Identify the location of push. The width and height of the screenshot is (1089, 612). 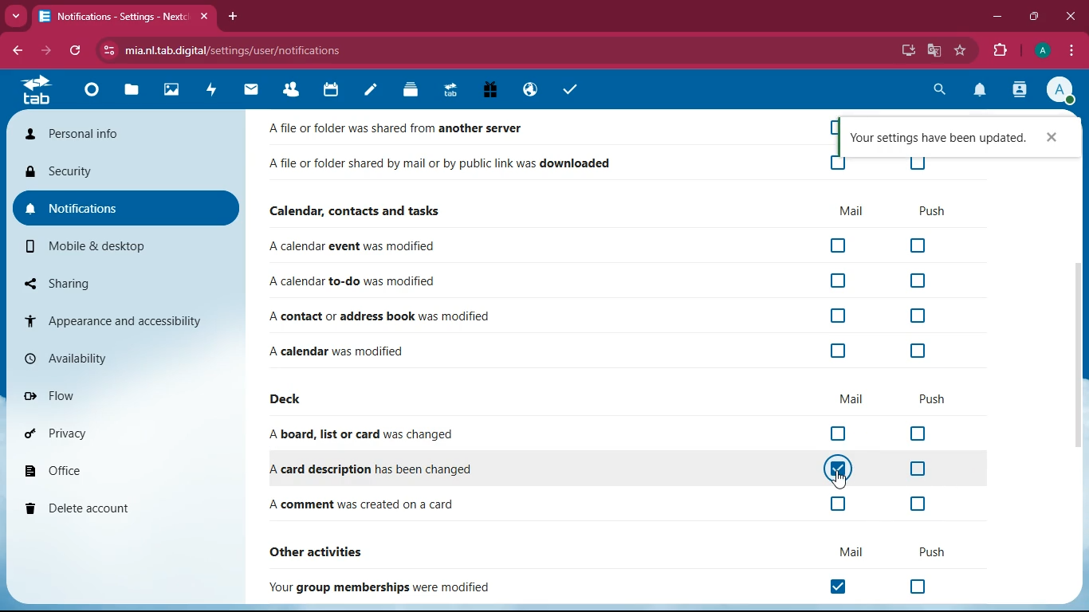
(927, 551).